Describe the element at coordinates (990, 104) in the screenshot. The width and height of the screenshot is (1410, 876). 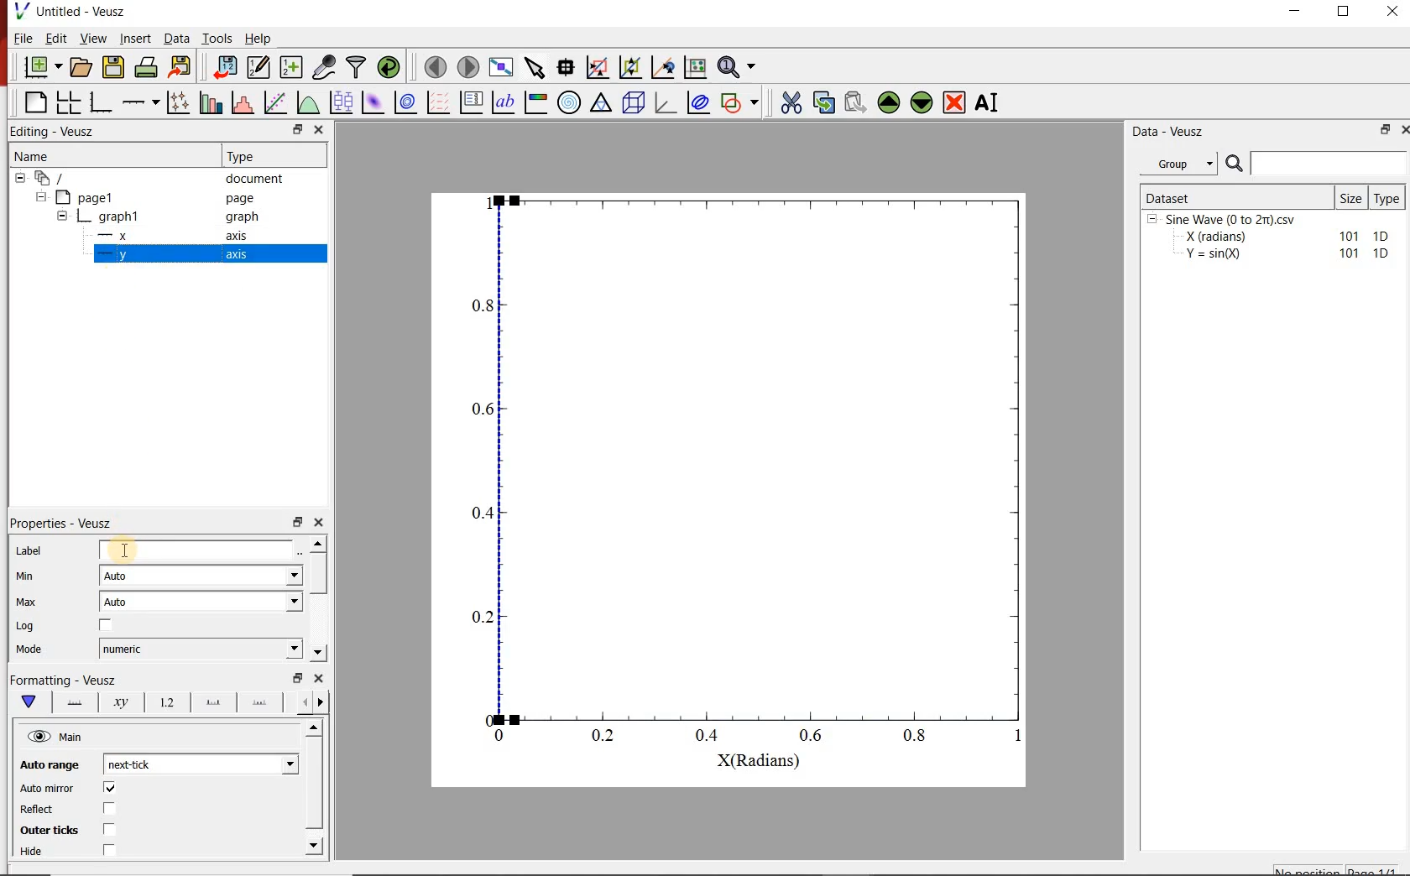
I see `rename` at that location.